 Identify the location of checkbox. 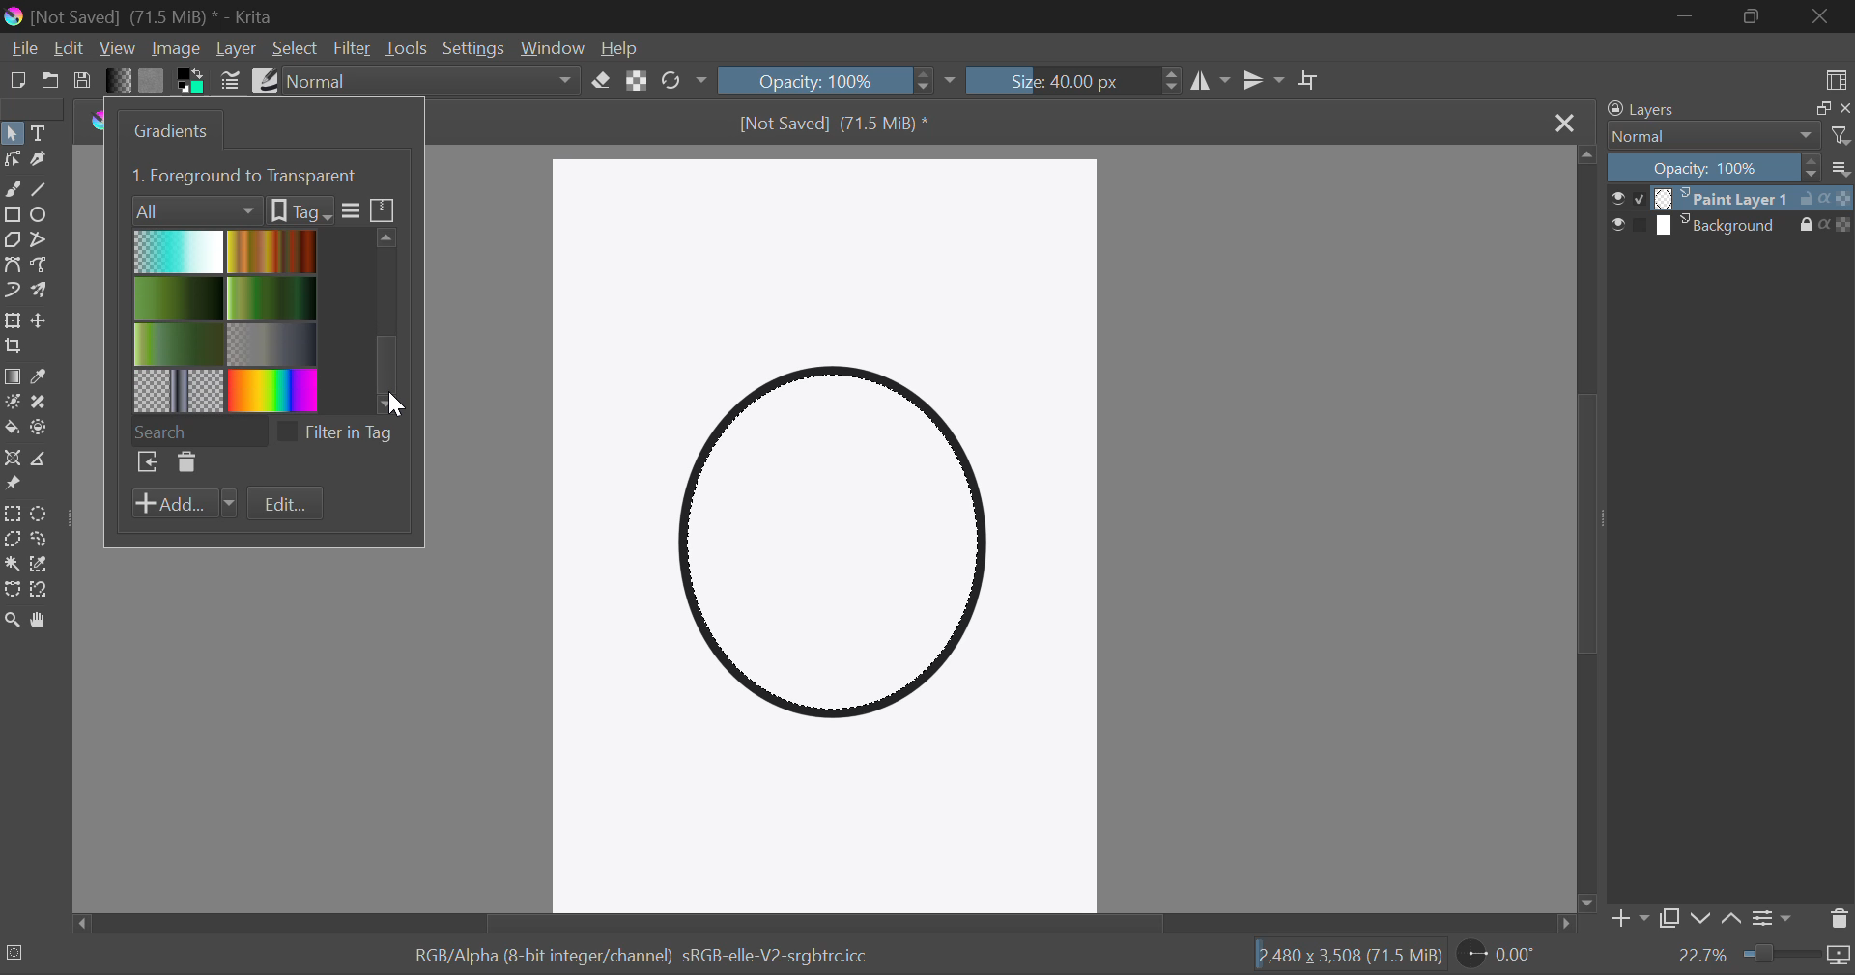
(1627, 199).